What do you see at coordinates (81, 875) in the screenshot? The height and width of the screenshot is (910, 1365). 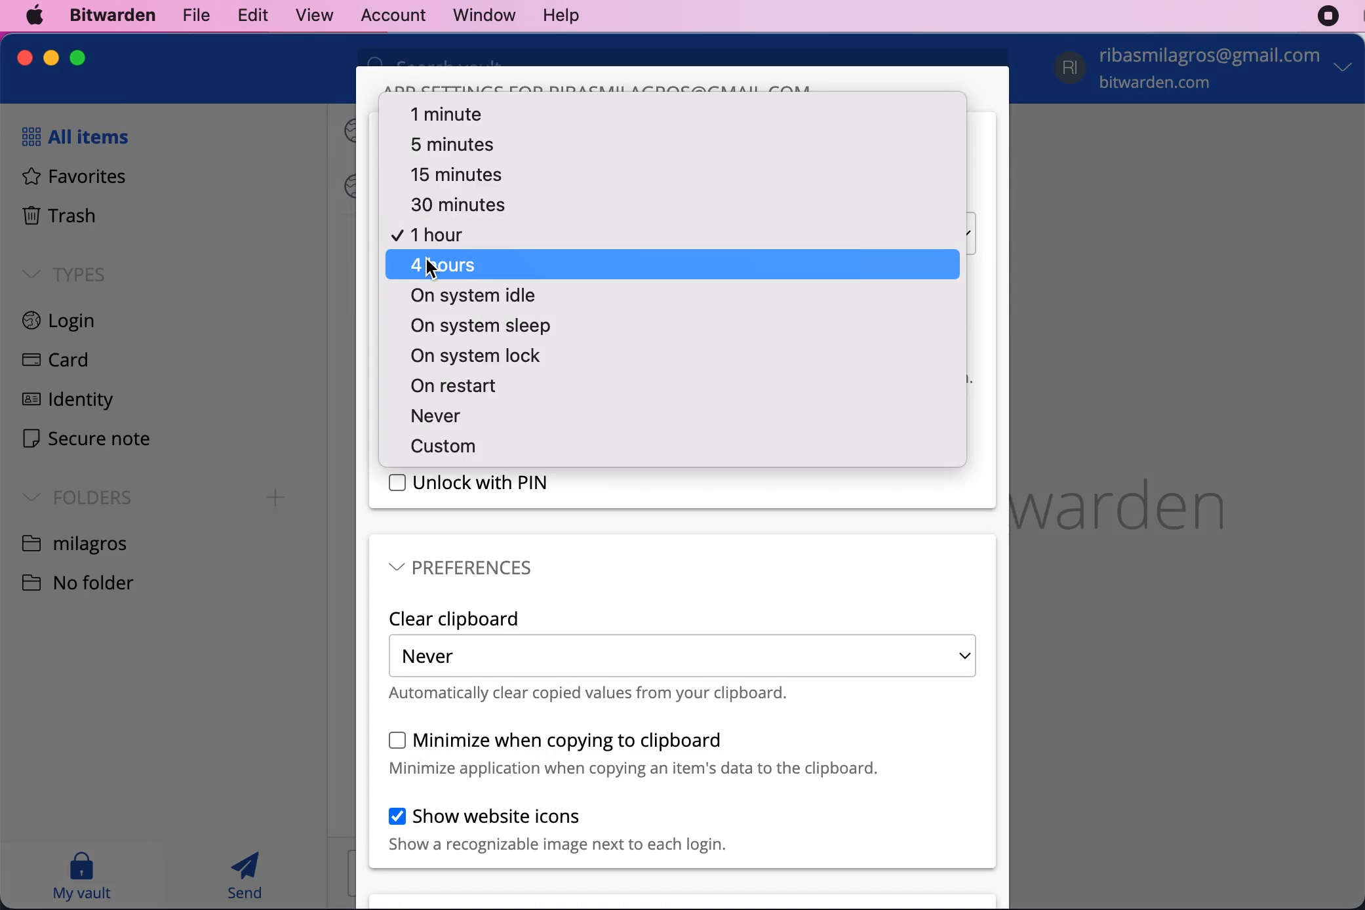 I see `my vault` at bounding box center [81, 875].